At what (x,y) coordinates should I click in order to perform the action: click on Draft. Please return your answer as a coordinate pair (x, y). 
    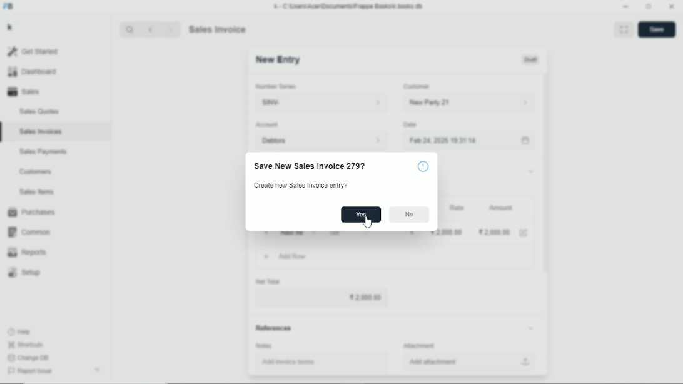
    Looking at the image, I should click on (530, 59).